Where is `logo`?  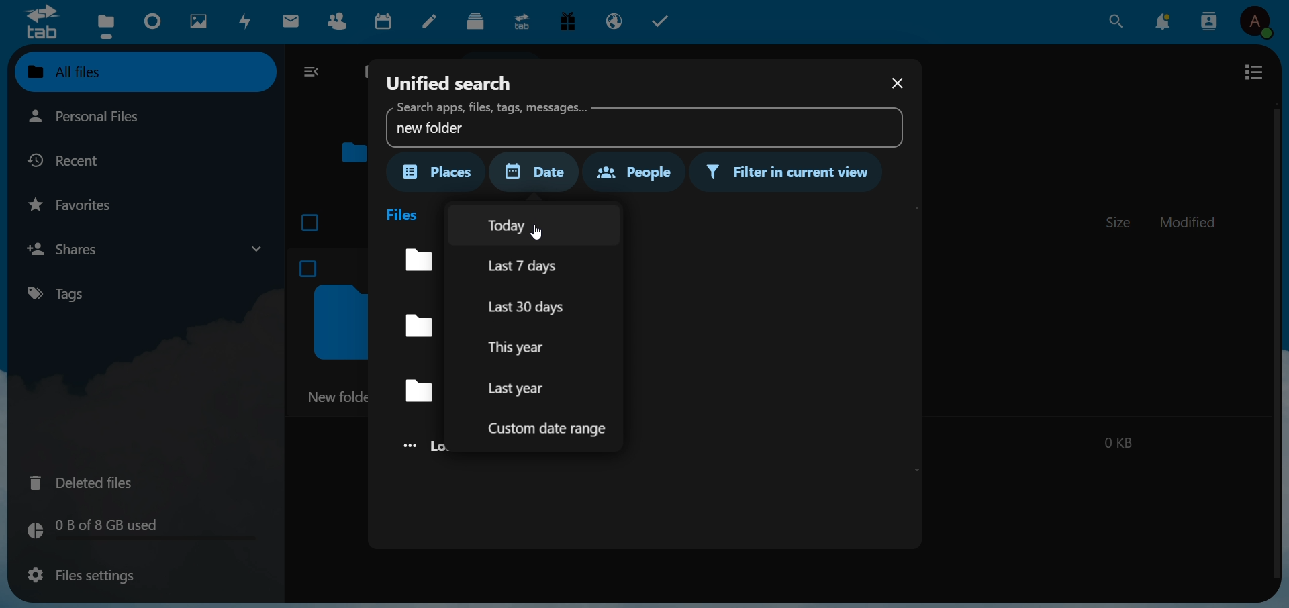
logo is located at coordinates (40, 21).